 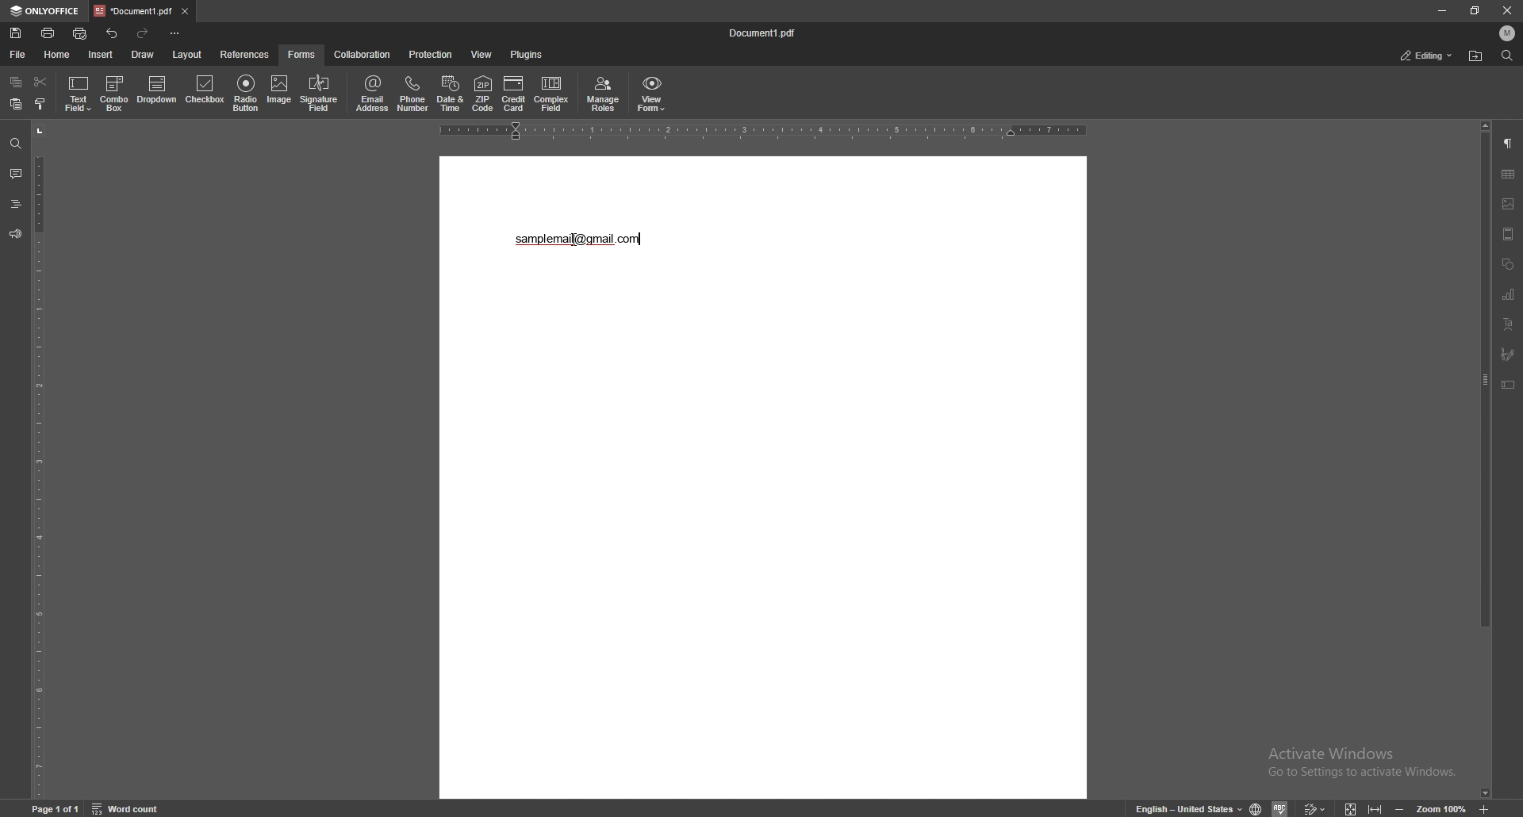 What do you see at coordinates (1509, 204) in the screenshot?
I see `image` at bounding box center [1509, 204].